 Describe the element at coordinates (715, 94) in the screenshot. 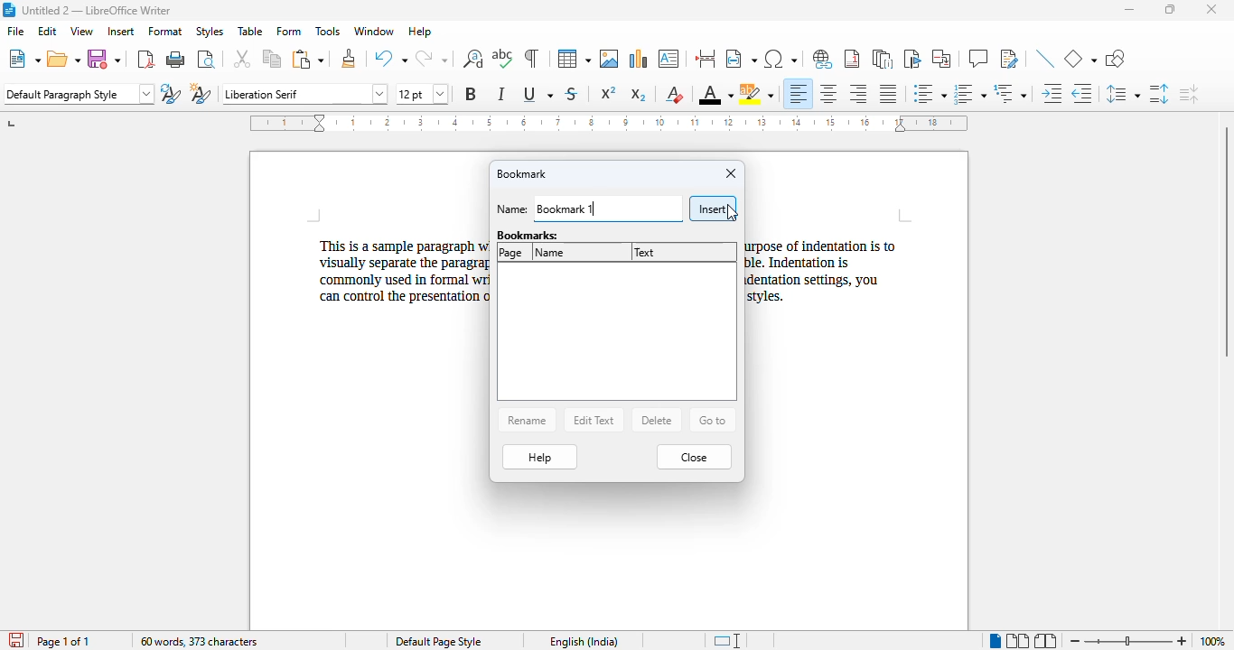

I see `font color` at that location.